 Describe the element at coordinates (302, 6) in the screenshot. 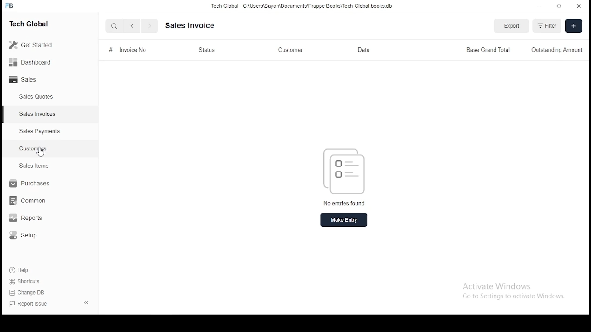

I see `tech global - C:\users\sayan\documents\frappeboks\techgobalbooks.db` at that location.